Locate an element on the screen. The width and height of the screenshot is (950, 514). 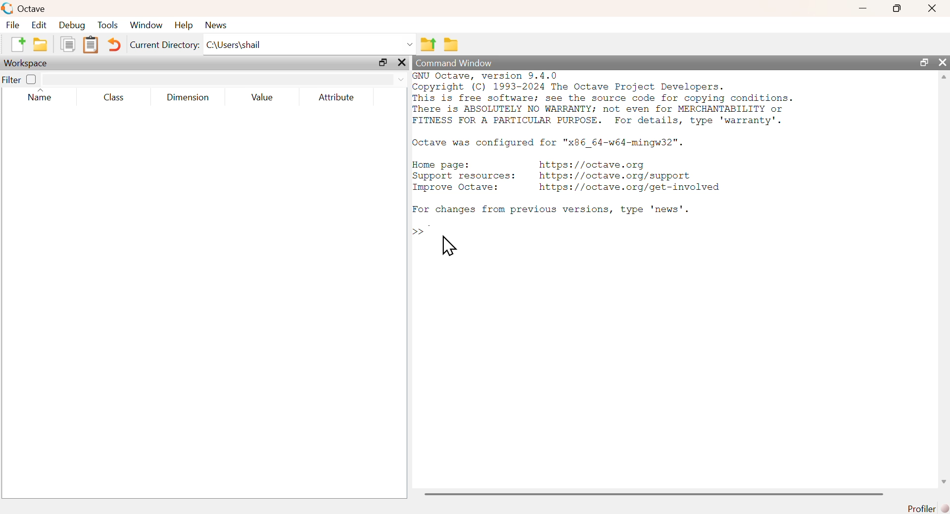
name is located at coordinates (40, 95).